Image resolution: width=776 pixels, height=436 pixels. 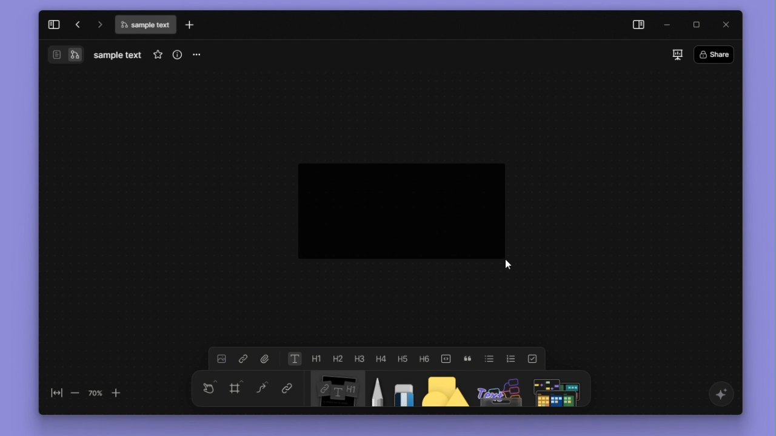 What do you see at coordinates (118, 55) in the screenshot?
I see `file name` at bounding box center [118, 55].